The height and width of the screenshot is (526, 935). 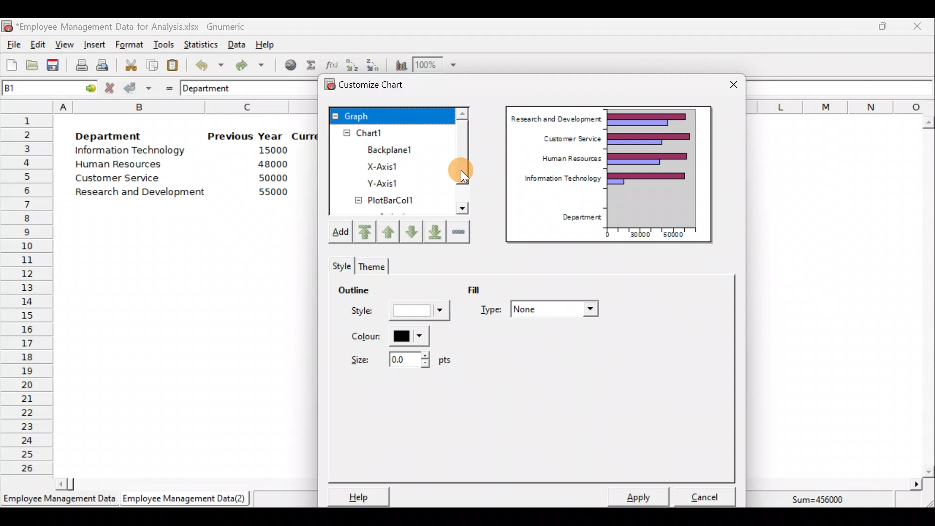 I want to click on Chart preview, so click(x=658, y=168).